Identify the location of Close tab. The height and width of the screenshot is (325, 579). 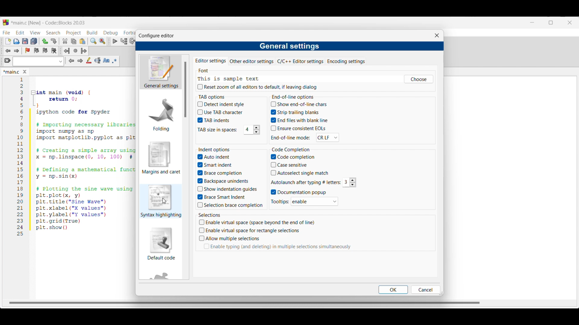
(25, 72).